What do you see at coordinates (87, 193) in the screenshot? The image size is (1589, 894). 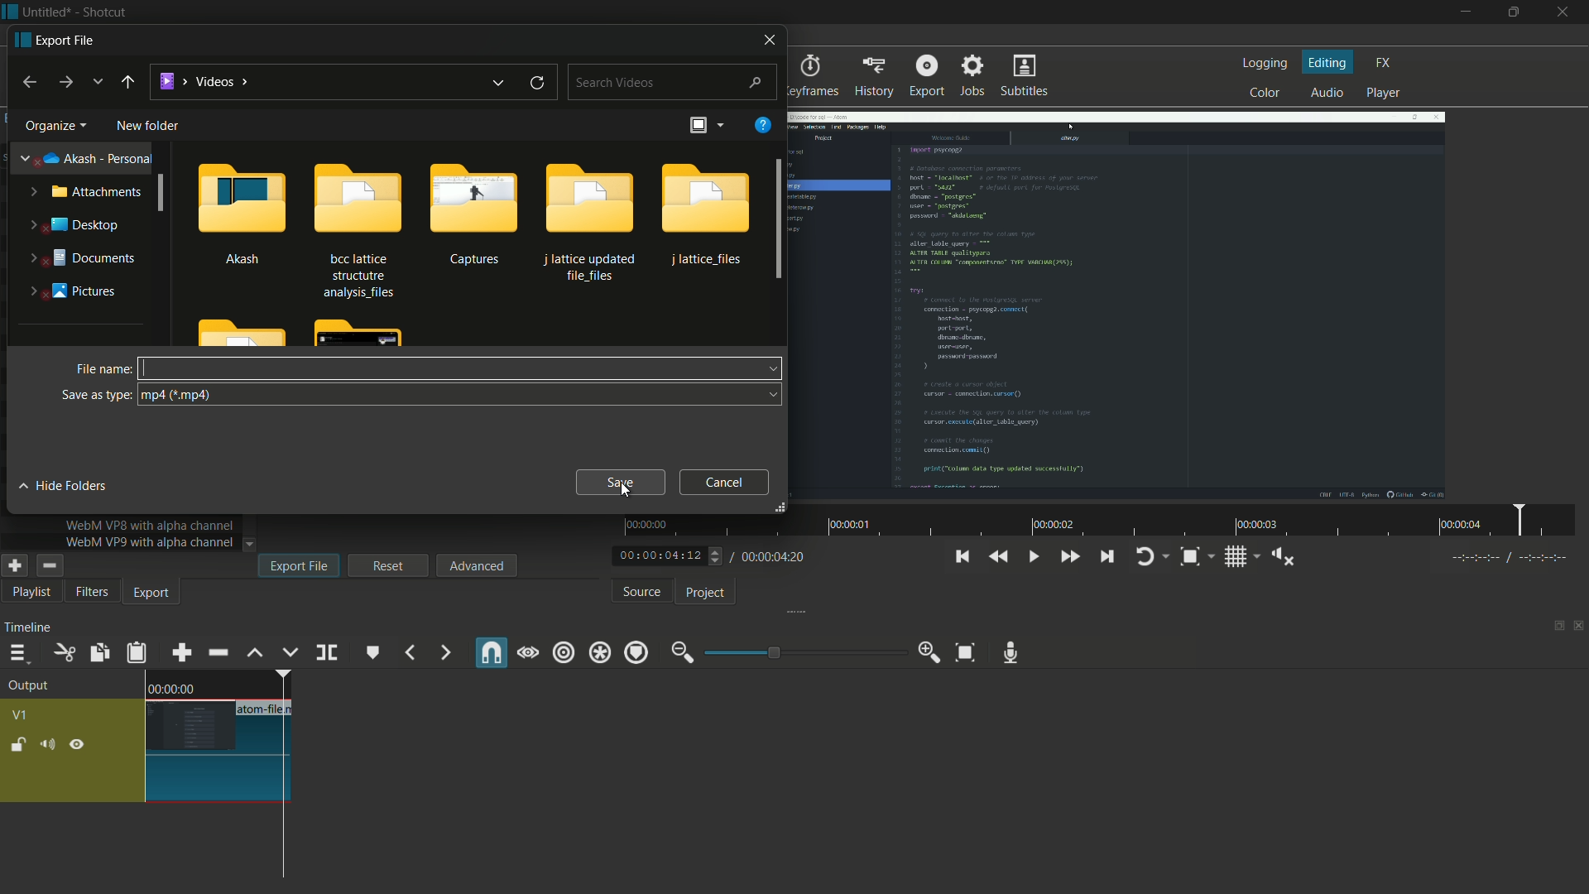 I see `attachments` at bounding box center [87, 193].